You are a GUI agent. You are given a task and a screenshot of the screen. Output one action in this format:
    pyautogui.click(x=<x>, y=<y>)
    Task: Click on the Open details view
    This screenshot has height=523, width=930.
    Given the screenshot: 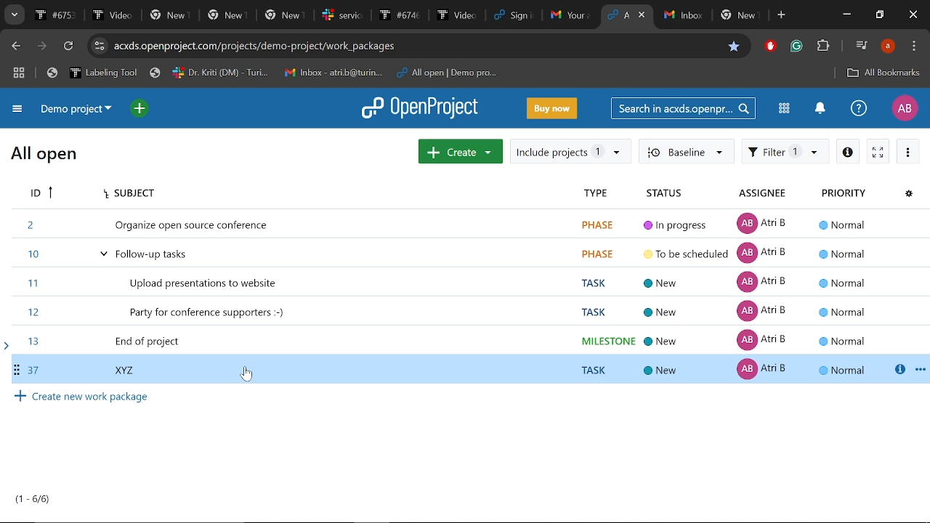 What is the action you would take?
    pyautogui.click(x=847, y=150)
    